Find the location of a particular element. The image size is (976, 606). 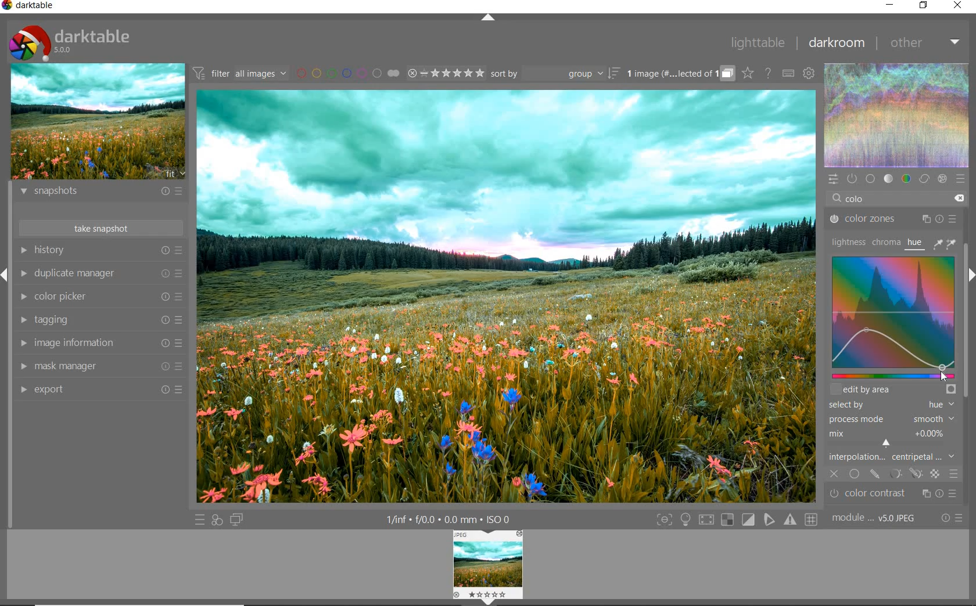

delete is located at coordinates (959, 199).